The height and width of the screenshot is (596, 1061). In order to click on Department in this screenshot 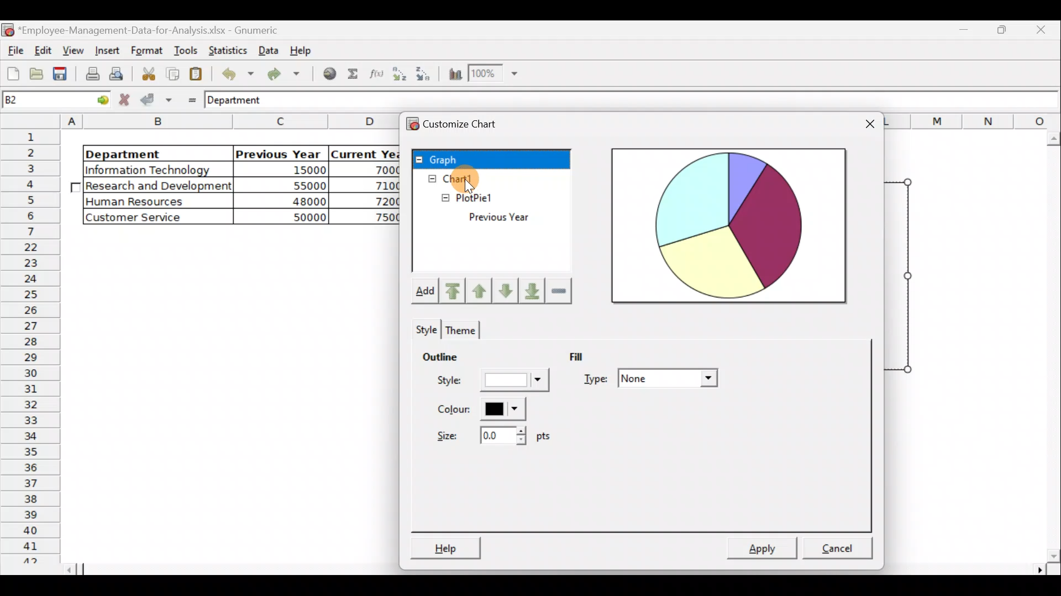, I will do `click(243, 101)`.